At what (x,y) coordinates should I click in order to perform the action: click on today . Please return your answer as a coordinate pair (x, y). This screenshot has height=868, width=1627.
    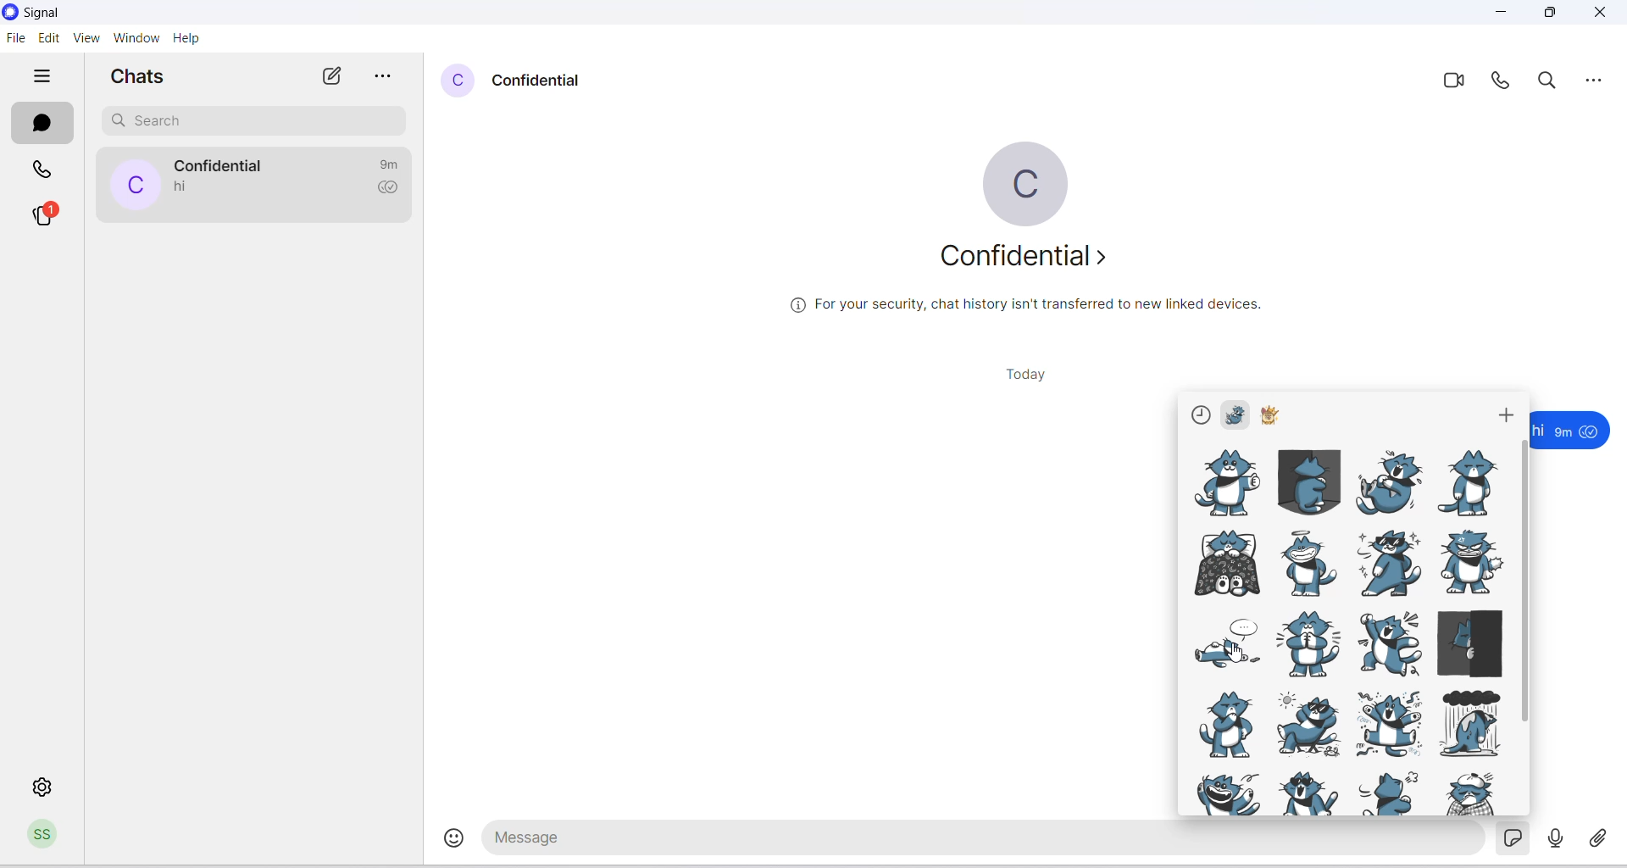
    Looking at the image, I should click on (1022, 375).